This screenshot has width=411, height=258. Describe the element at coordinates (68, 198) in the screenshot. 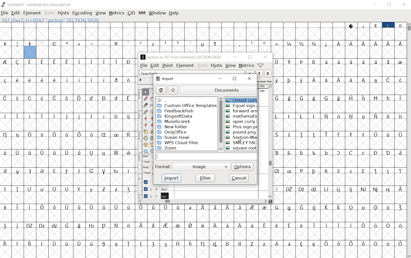

I see `empty cells` at that location.